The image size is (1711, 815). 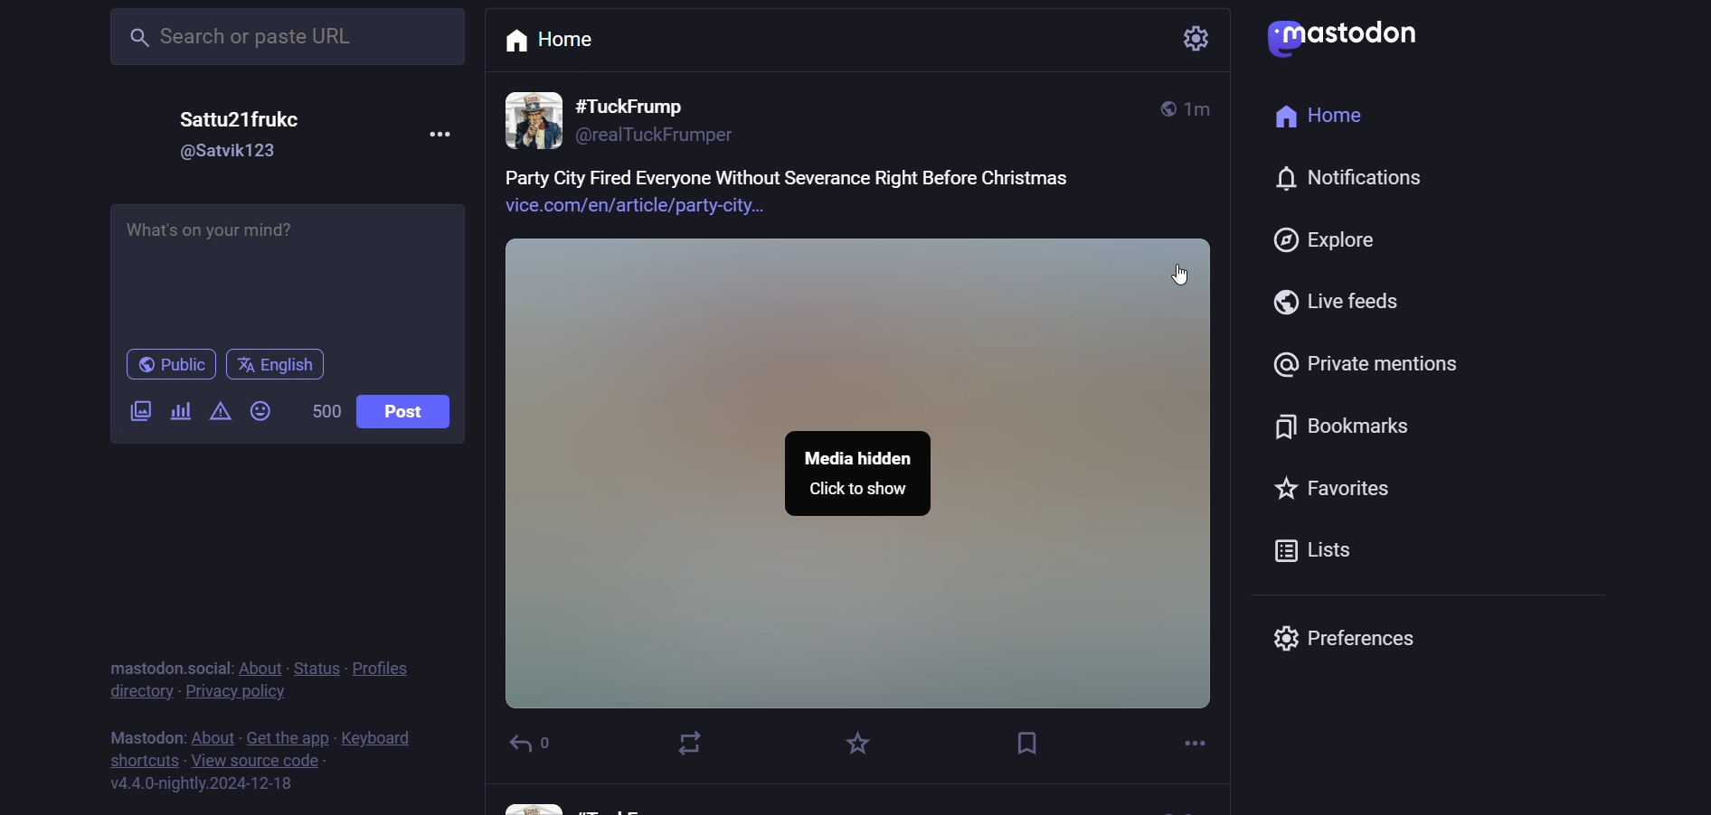 I want to click on @username, so click(x=233, y=155).